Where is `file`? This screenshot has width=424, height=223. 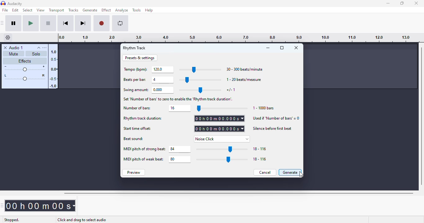 file is located at coordinates (5, 10).